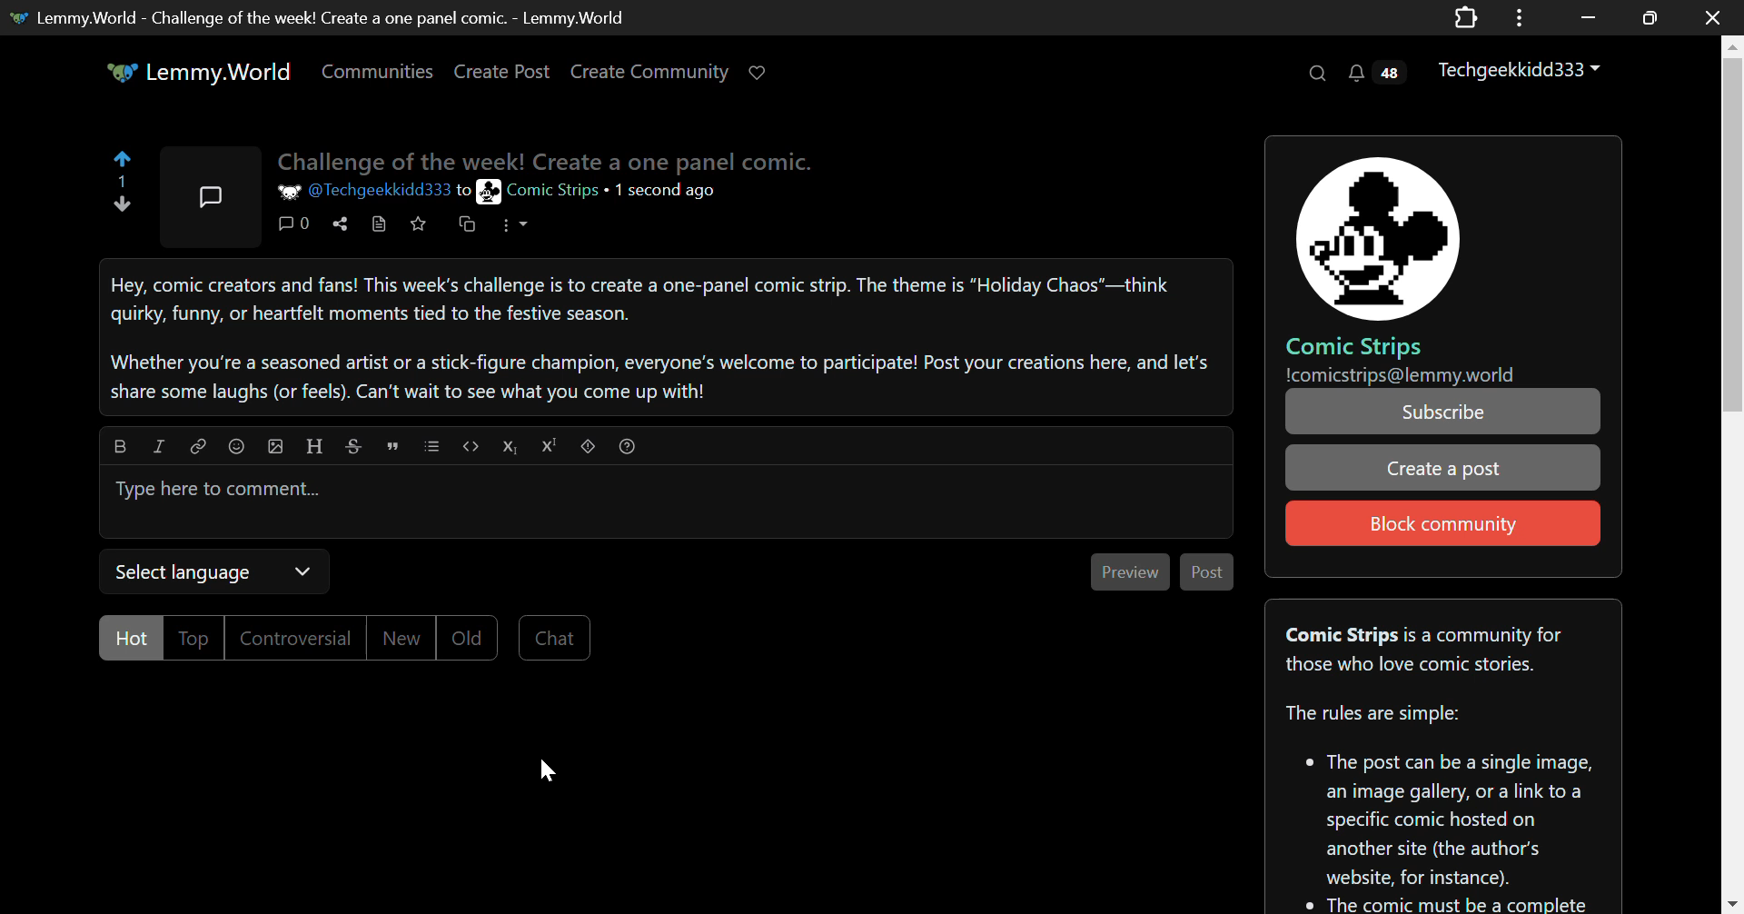 The height and width of the screenshot is (914, 1744). I want to click on View Source, so click(381, 225).